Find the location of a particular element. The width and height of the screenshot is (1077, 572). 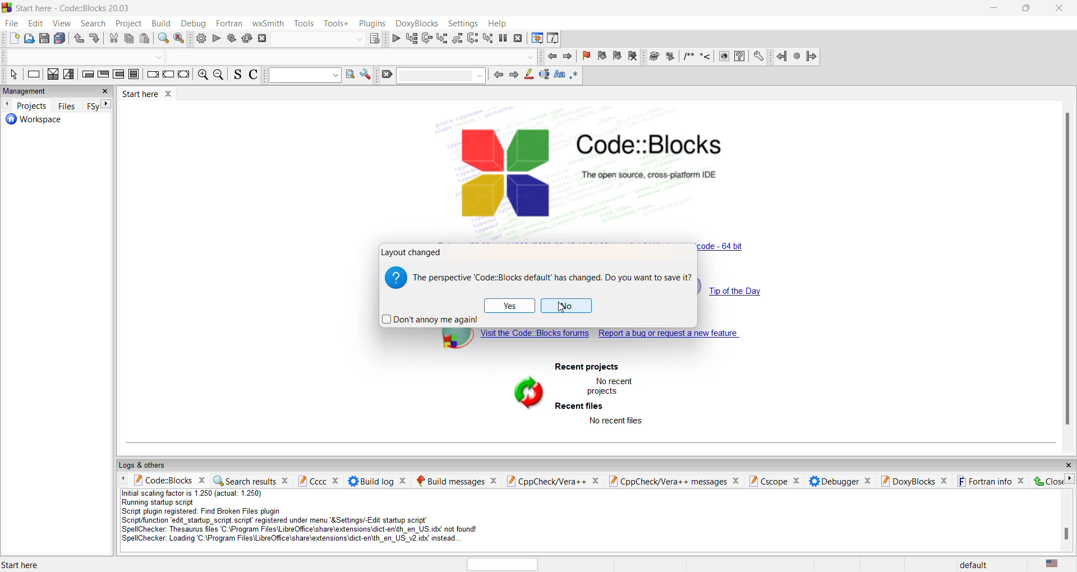

layout changed window is located at coordinates (413, 251).